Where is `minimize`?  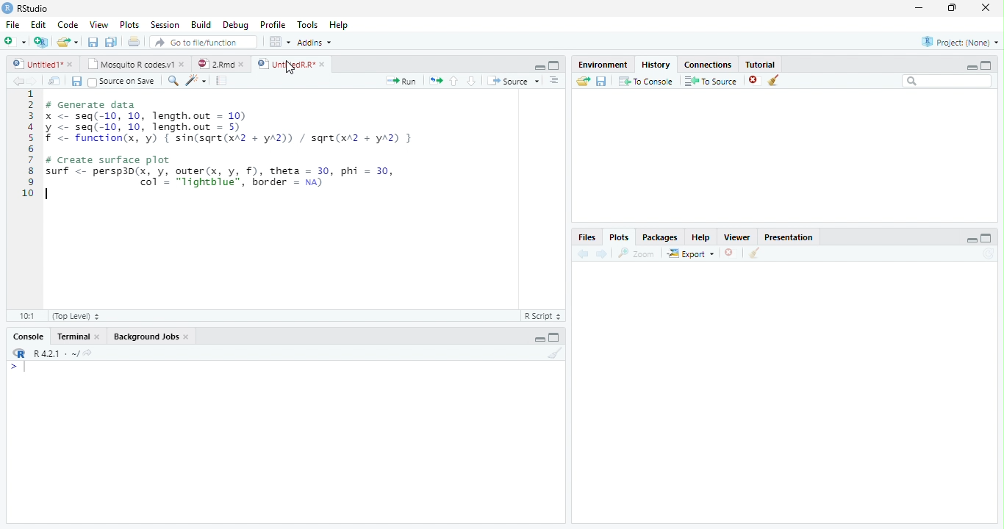
minimize is located at coordinates (919, 7).